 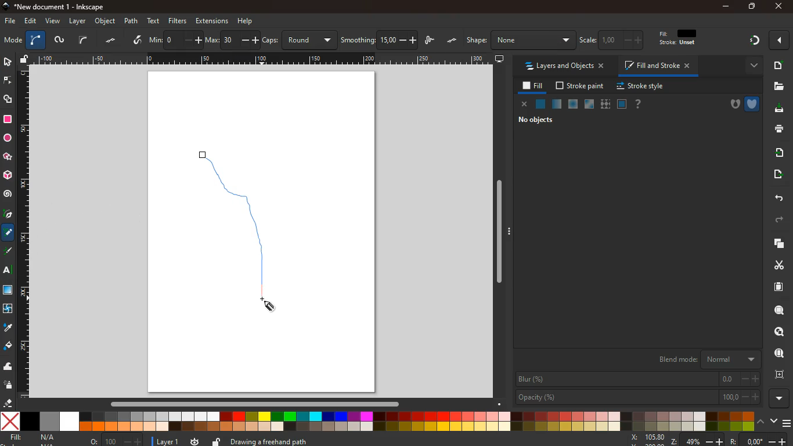 What do you see at coordinates (110, 41) in the screenshot?
I see `tilt` at bounding box center [110, 41].